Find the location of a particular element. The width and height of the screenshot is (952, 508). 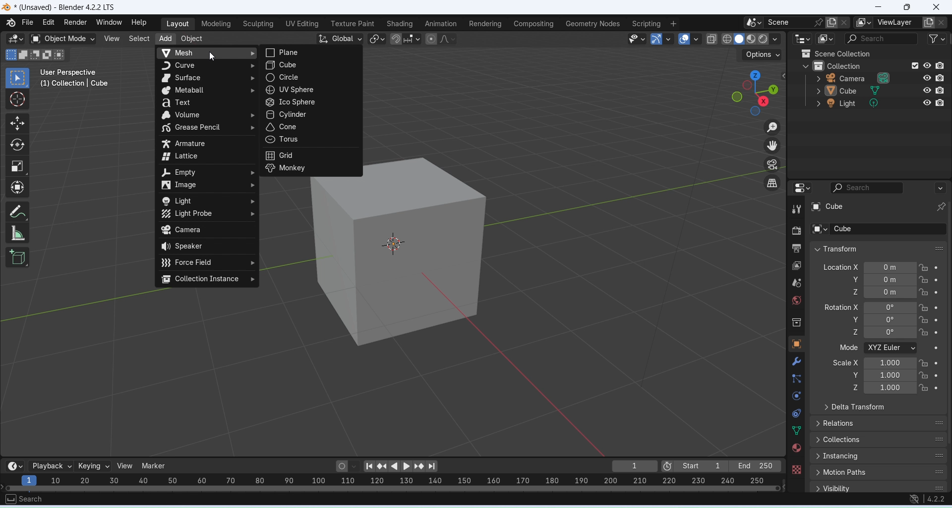

Help is located at coordinates (139, 23).